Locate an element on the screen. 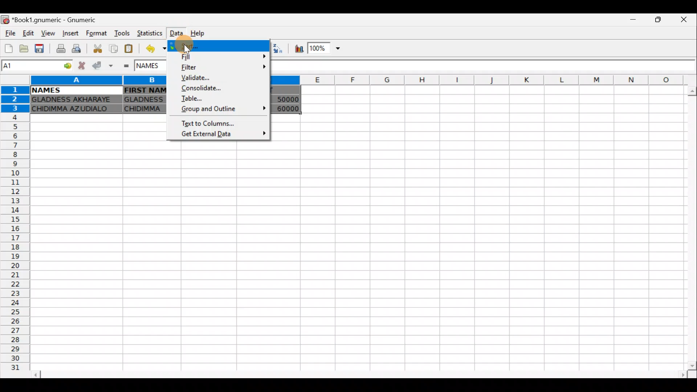 The height and width of the screenshot is (392, 697). Table is located at coordinates (221, 99).